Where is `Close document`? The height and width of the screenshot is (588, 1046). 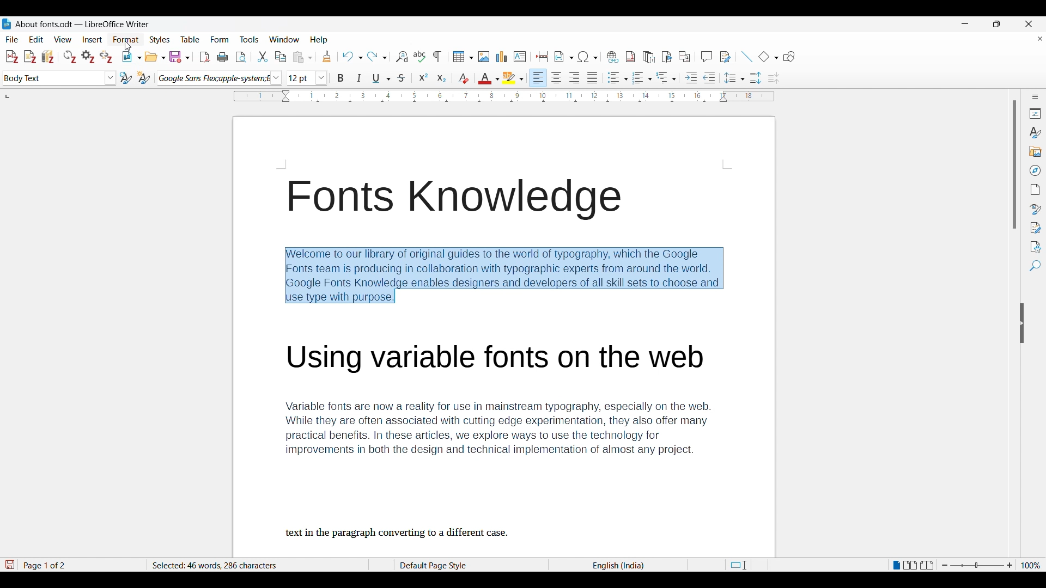 Close document is located at coordinates (1041, 39).